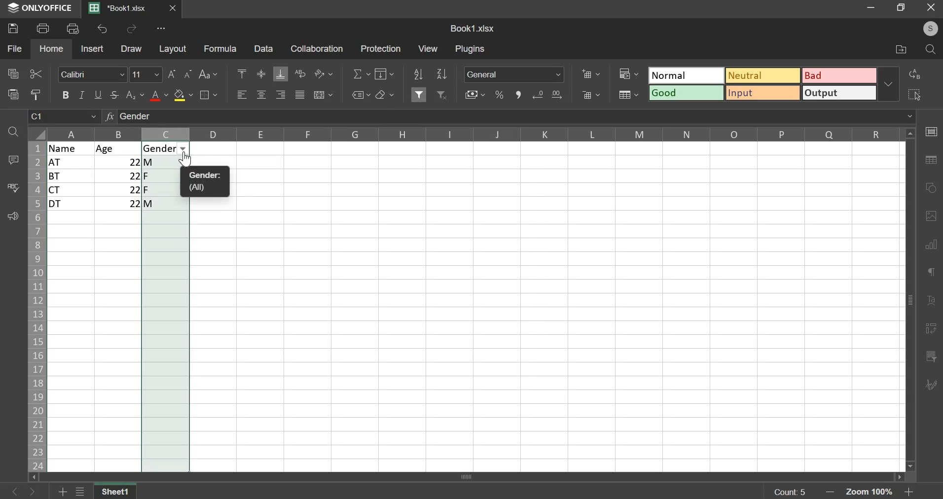 Image resolution: width=943 pixels, height=499 pixels. I want to click on merge and center, so click(324, 96).